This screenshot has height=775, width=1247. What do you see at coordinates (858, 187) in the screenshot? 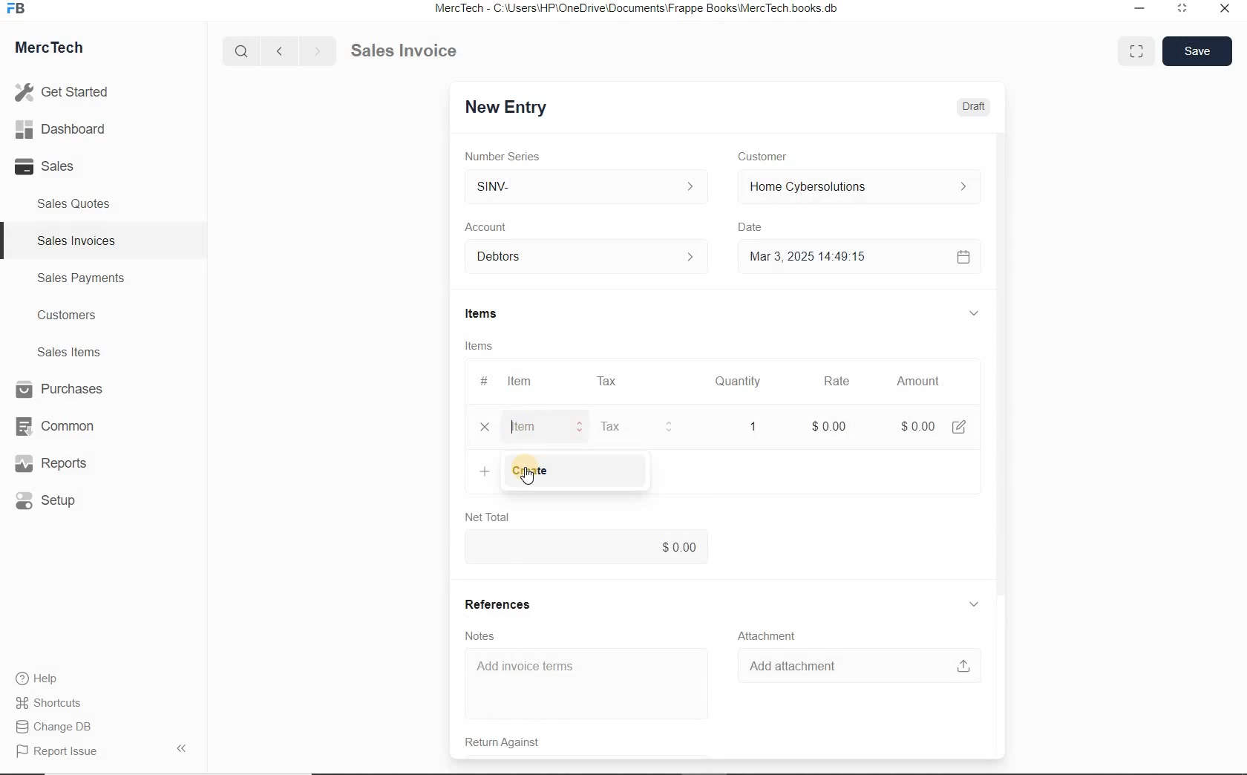
I see `Home Cyber Solutions` at bounding box center [858, 187].